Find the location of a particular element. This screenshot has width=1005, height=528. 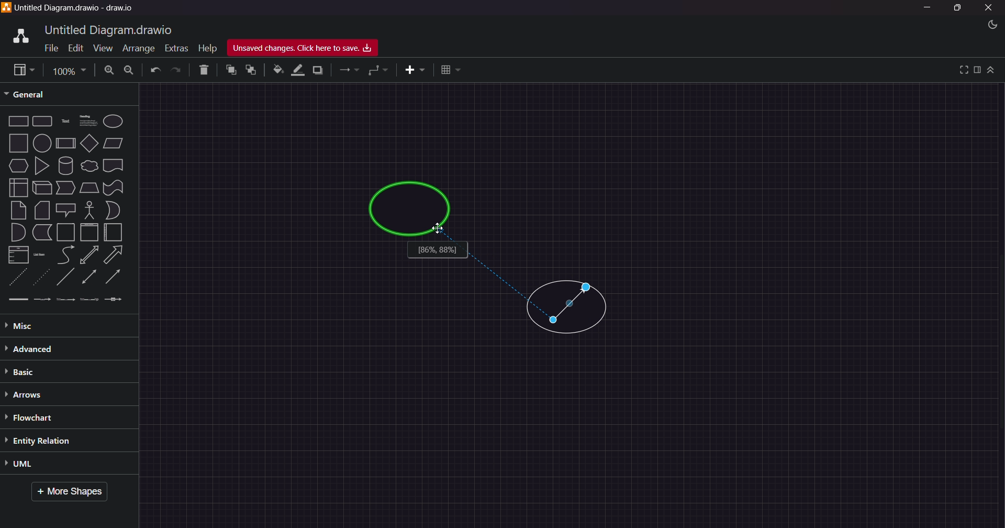

Page Size is located at coordinates (68, 70).